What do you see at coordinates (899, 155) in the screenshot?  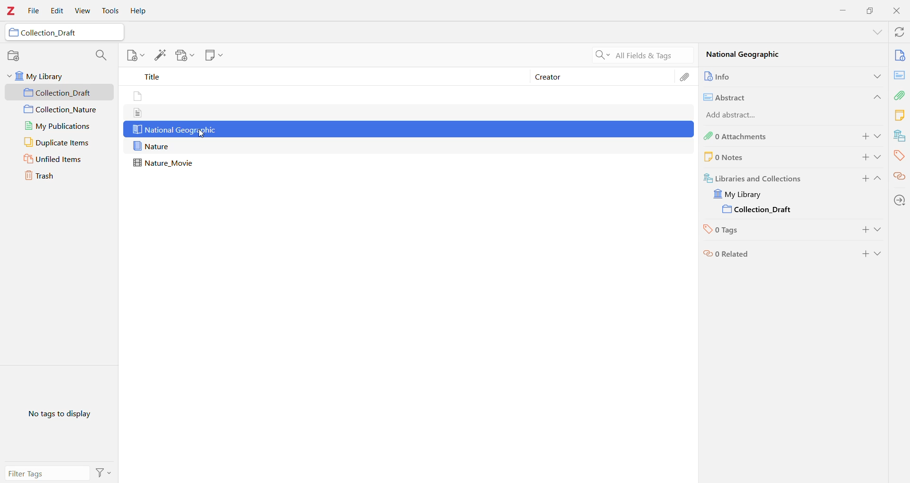 I see `Tags` at bounding box center [899, 155].